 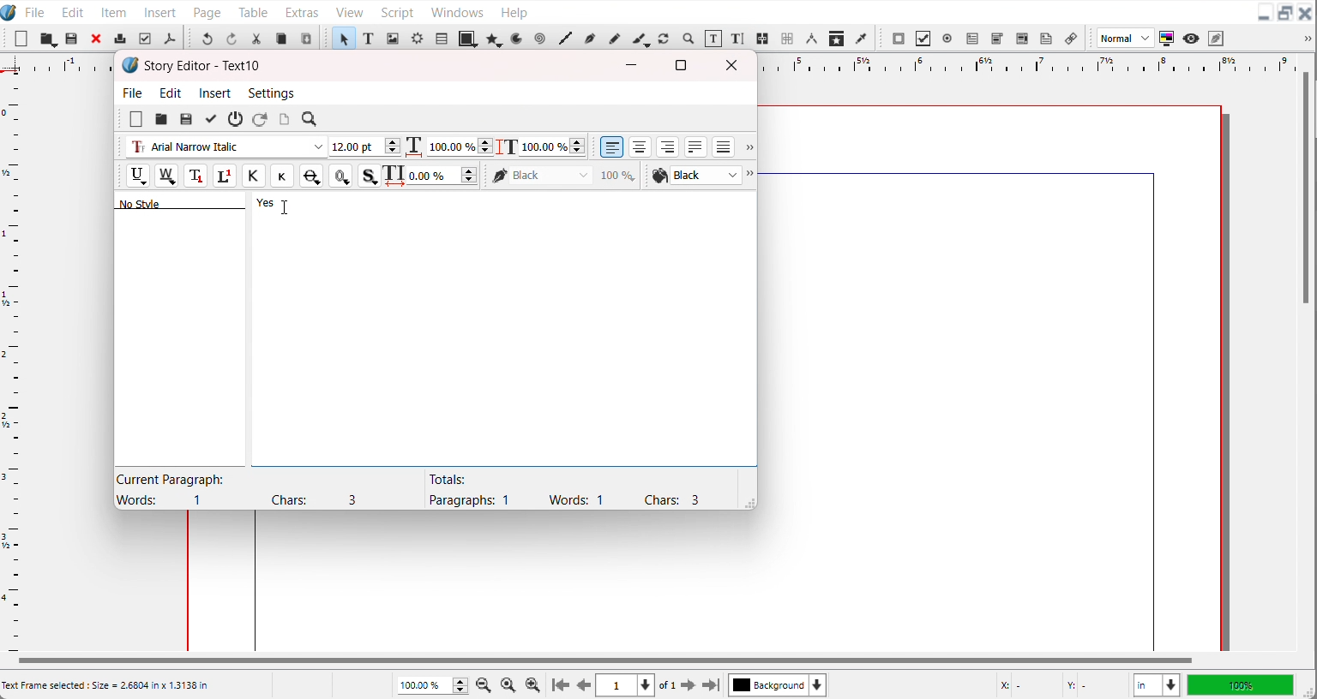 What do you see at coordinates (696, 146) in the screenshot?
I see `Align text Justified` at bounding box center [696, 146].